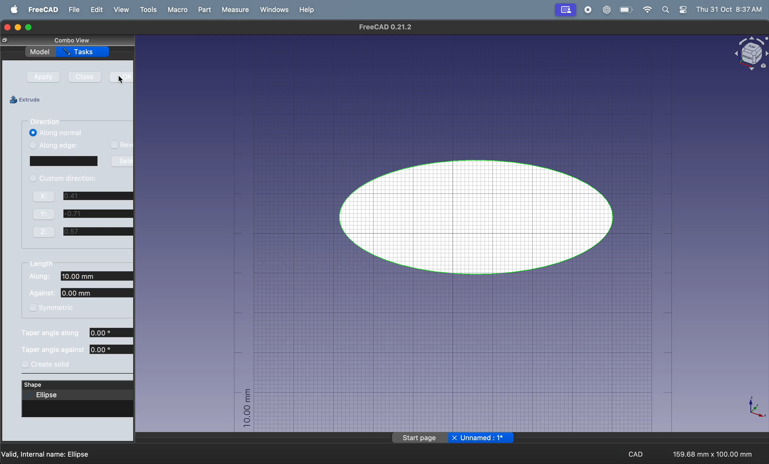 The image size is (769, 464). What do you see at coordinates (91, 243) in the screenshot?
I see `value` at bounding box center [91, 243].